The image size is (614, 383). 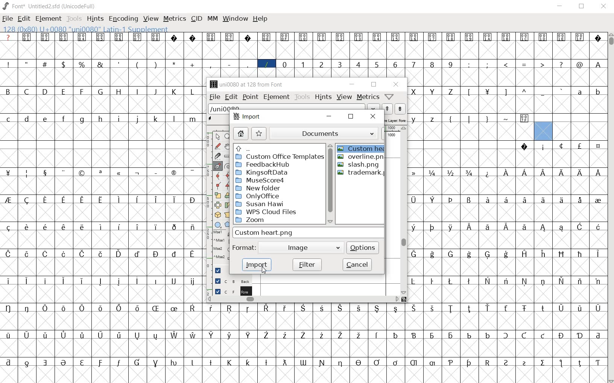 What do you see at coordinates (138, 254) in the screenshot?
I see `glyph` at bounding box center [138, 254].